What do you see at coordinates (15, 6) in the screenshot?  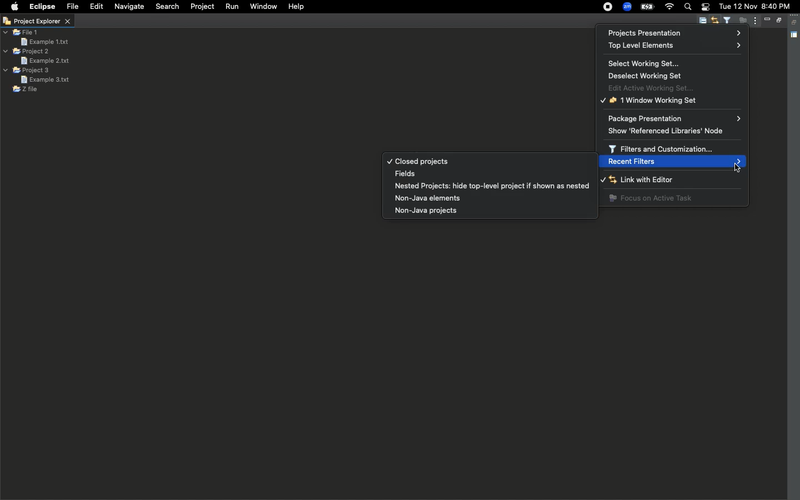 I see `Apple logo` at bounding box center [15, 6].